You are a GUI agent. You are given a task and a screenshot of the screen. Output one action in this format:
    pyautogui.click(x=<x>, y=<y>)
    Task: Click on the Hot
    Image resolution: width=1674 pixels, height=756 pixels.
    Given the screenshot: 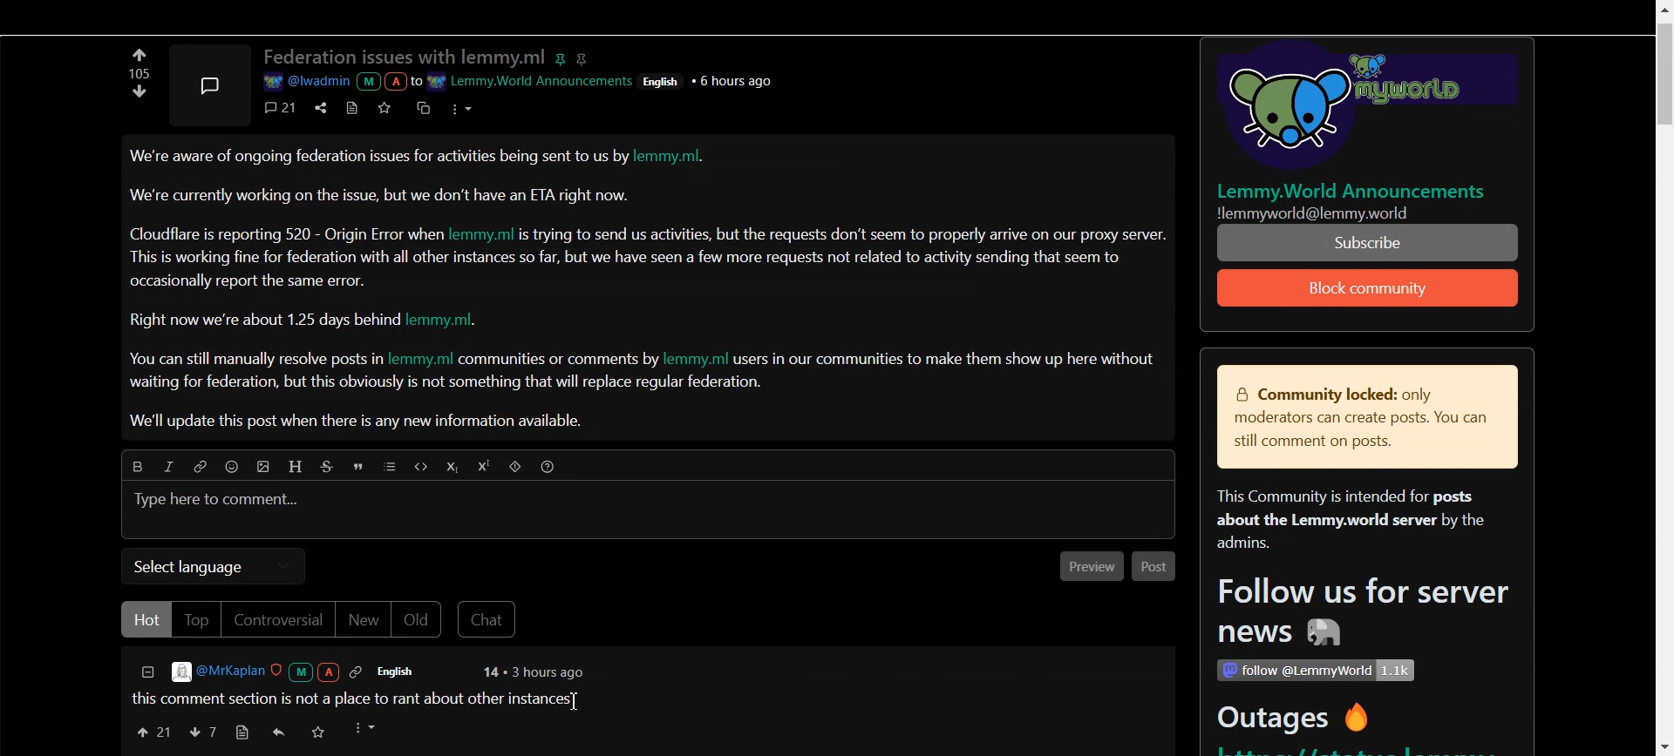 What is the action you would take?
    pyautogui.click(x=146, y=619)
    